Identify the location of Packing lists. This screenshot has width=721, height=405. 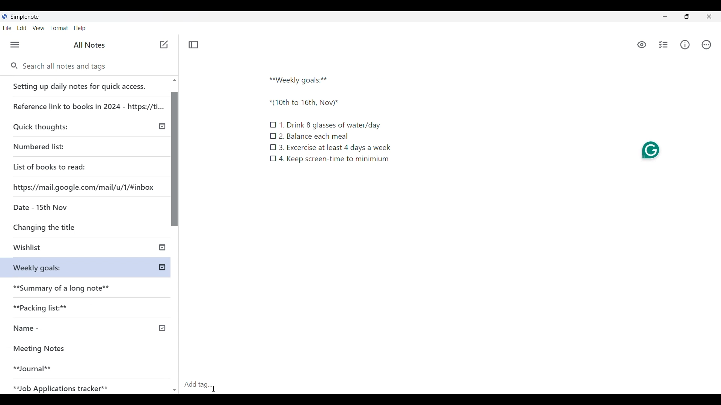
(89, 306).